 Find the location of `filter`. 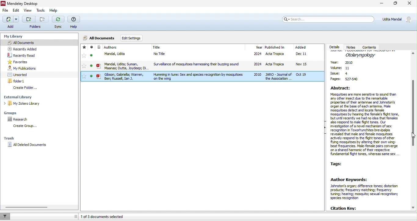

filter is located at coordinates (6, 216).